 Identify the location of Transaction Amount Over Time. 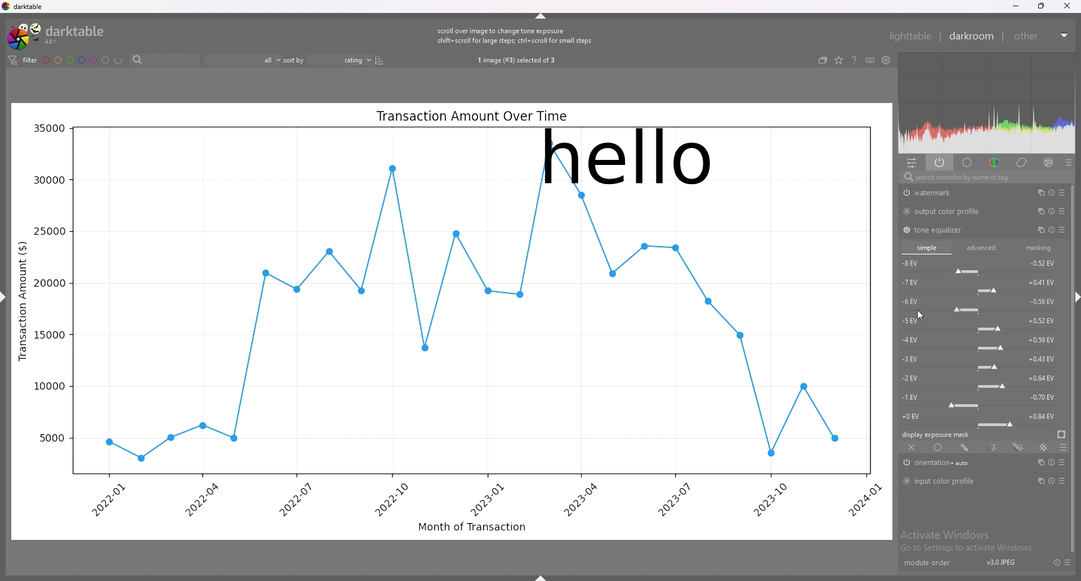
(471, 116).